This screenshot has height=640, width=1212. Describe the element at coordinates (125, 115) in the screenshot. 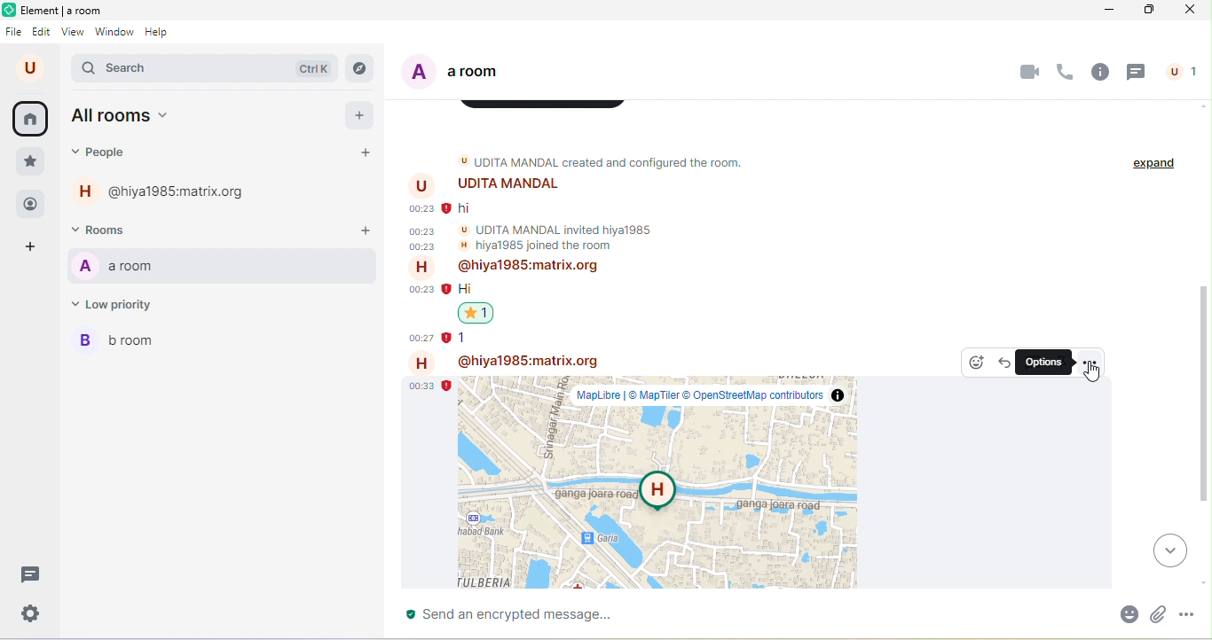

I see `all rooms` at that location.